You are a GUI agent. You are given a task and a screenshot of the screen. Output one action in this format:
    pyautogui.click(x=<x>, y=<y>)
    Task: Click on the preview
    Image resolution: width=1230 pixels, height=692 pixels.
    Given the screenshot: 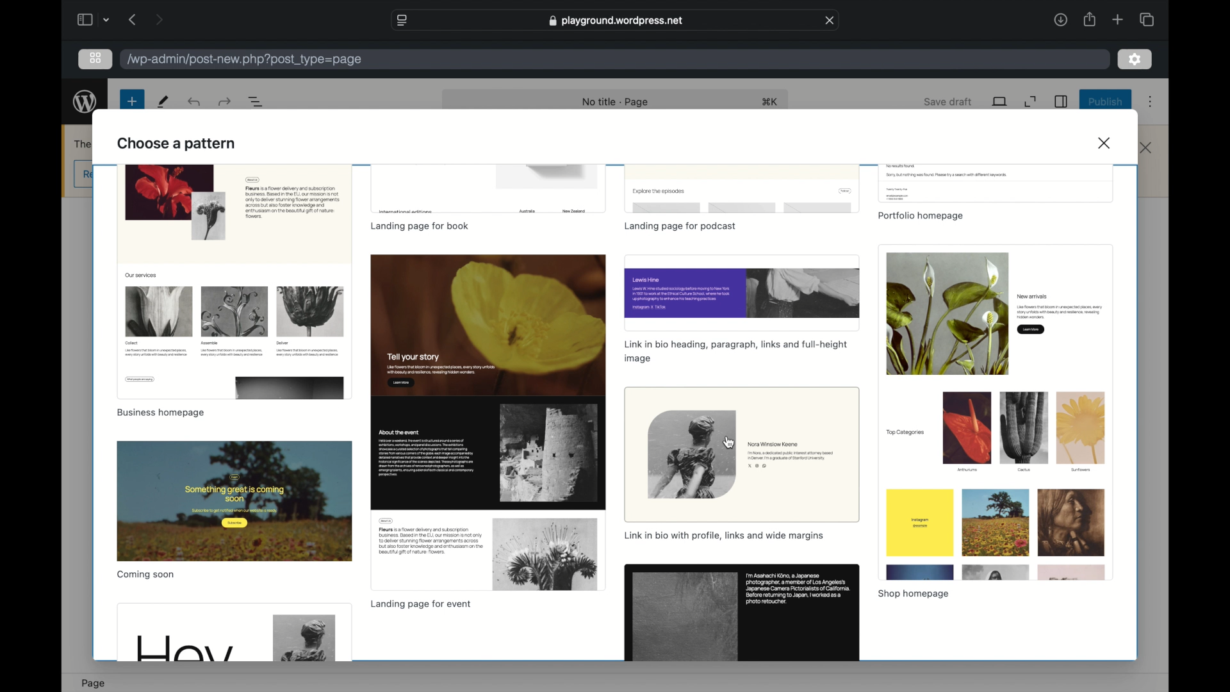 What is the action you would take?
    pyautogui.click(x=741, y=613)
    